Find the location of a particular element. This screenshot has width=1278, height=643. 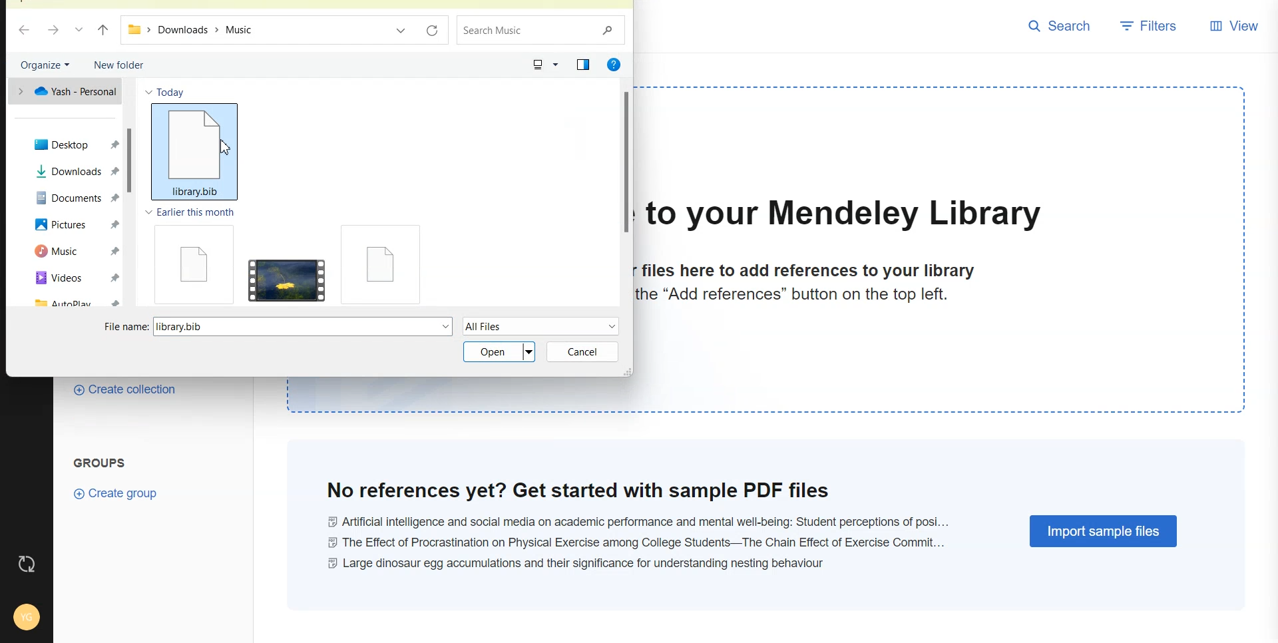

Autoplay  is located at coordinates (73, 301).